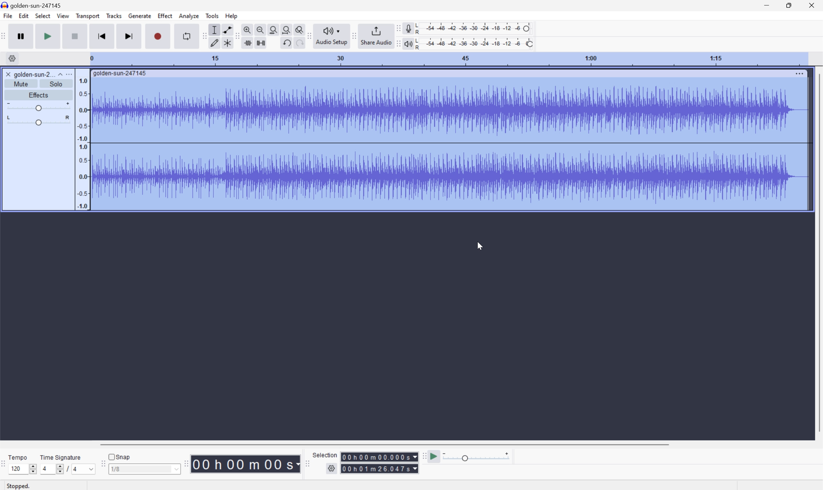 Image resolution: width=823 pixels, height=490 pixels. I want to click on Record / Record new track, so click(157, 36).